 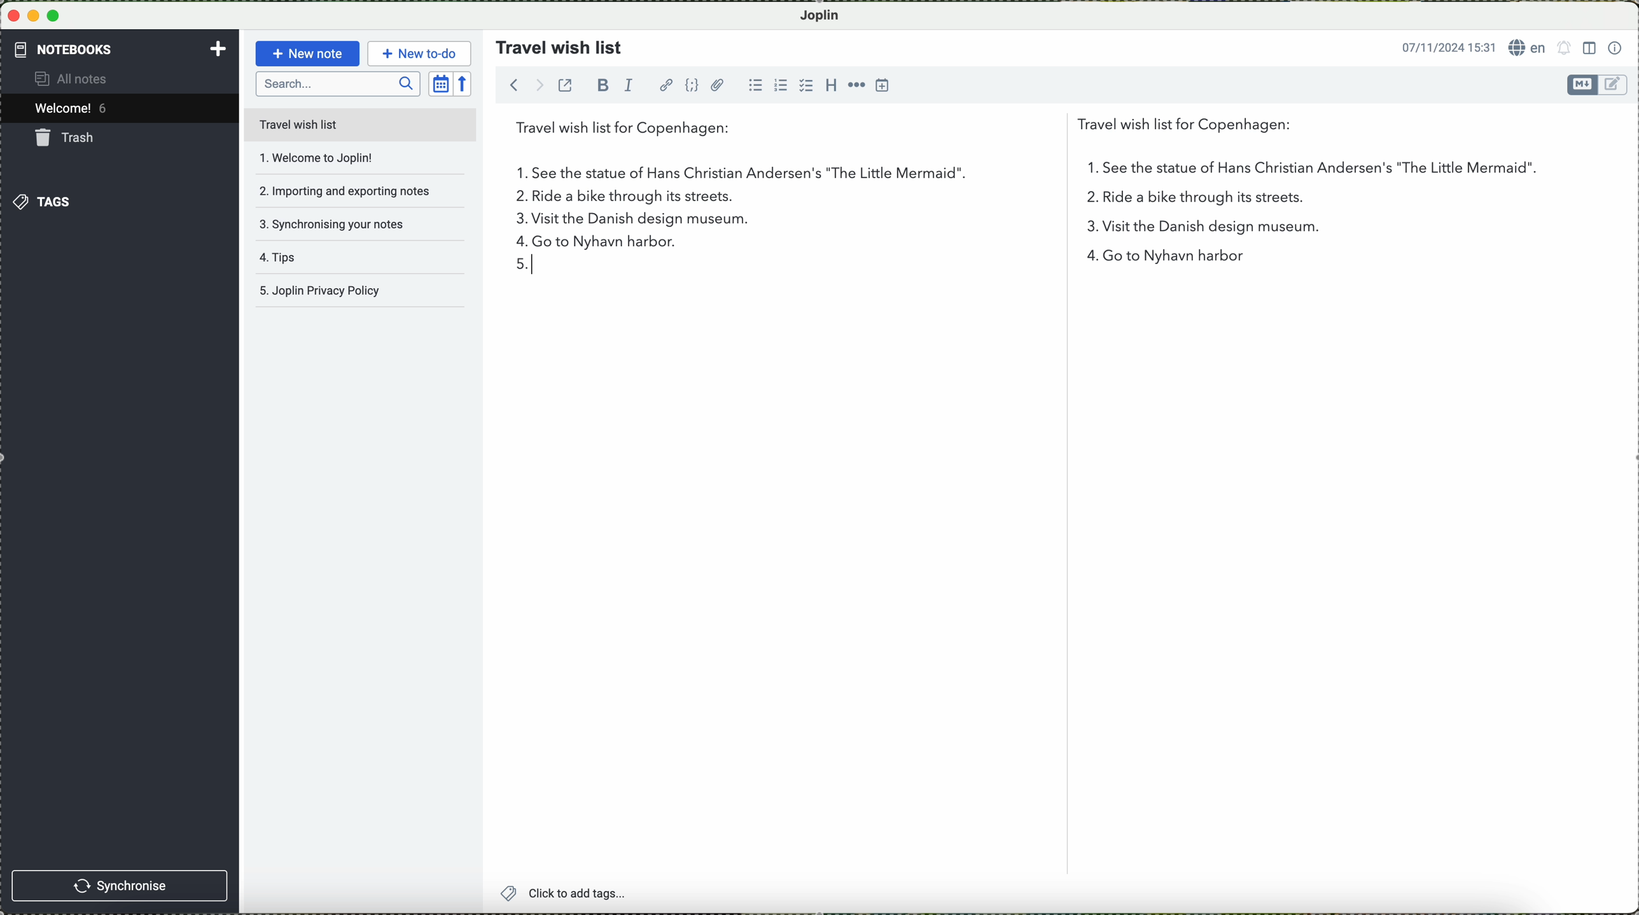 I want to click on travel wish list for Copenhagen:, so click(x=910, y=130).